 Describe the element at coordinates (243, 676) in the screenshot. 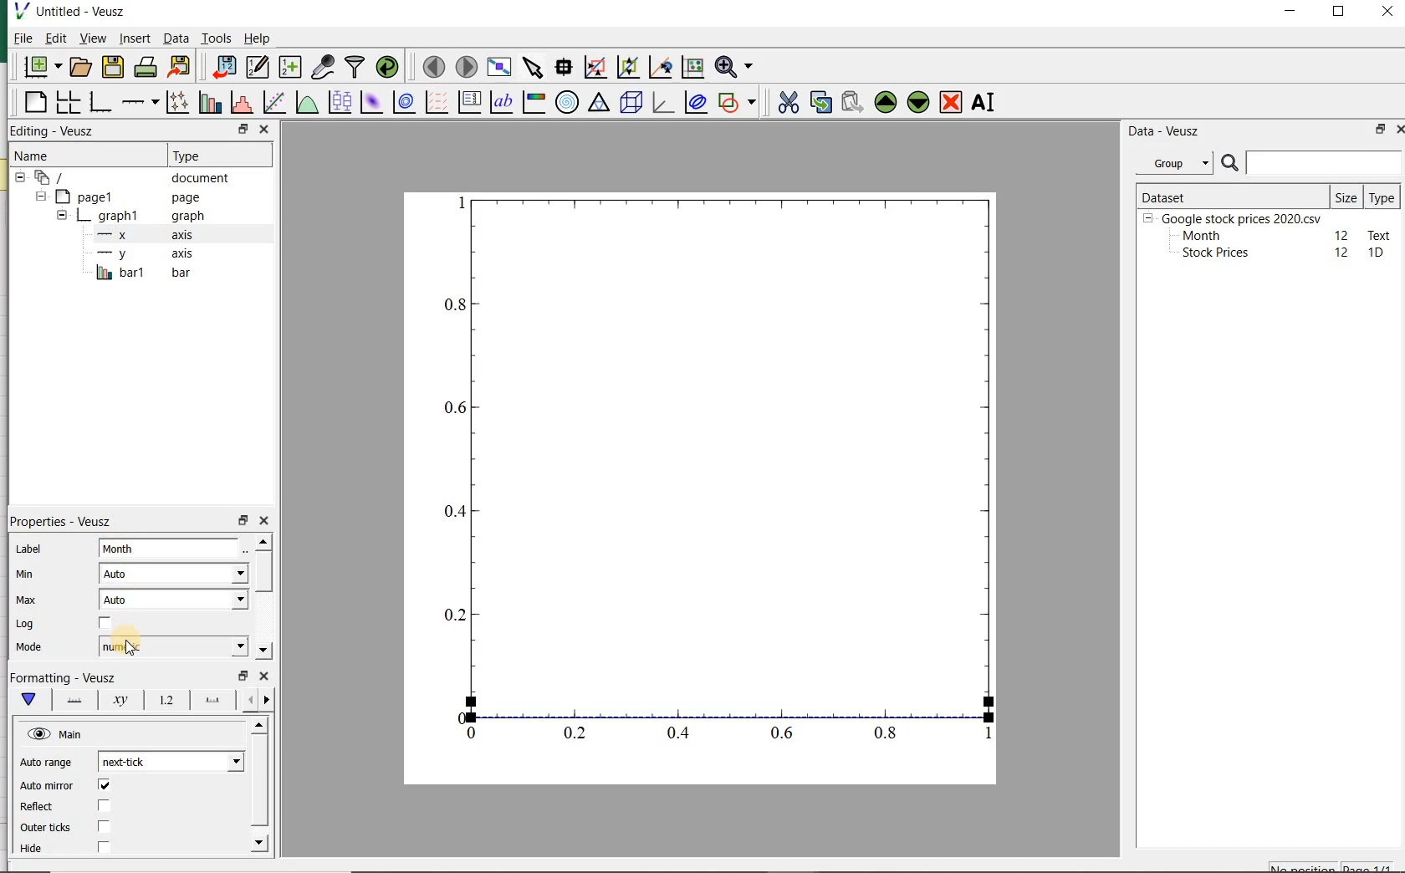

I see `restore` at that location.